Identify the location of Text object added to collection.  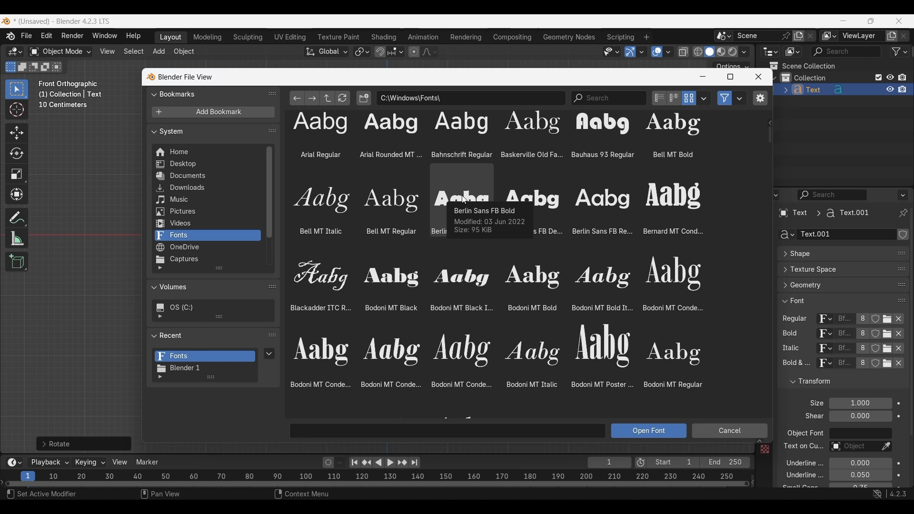
(844, 90).